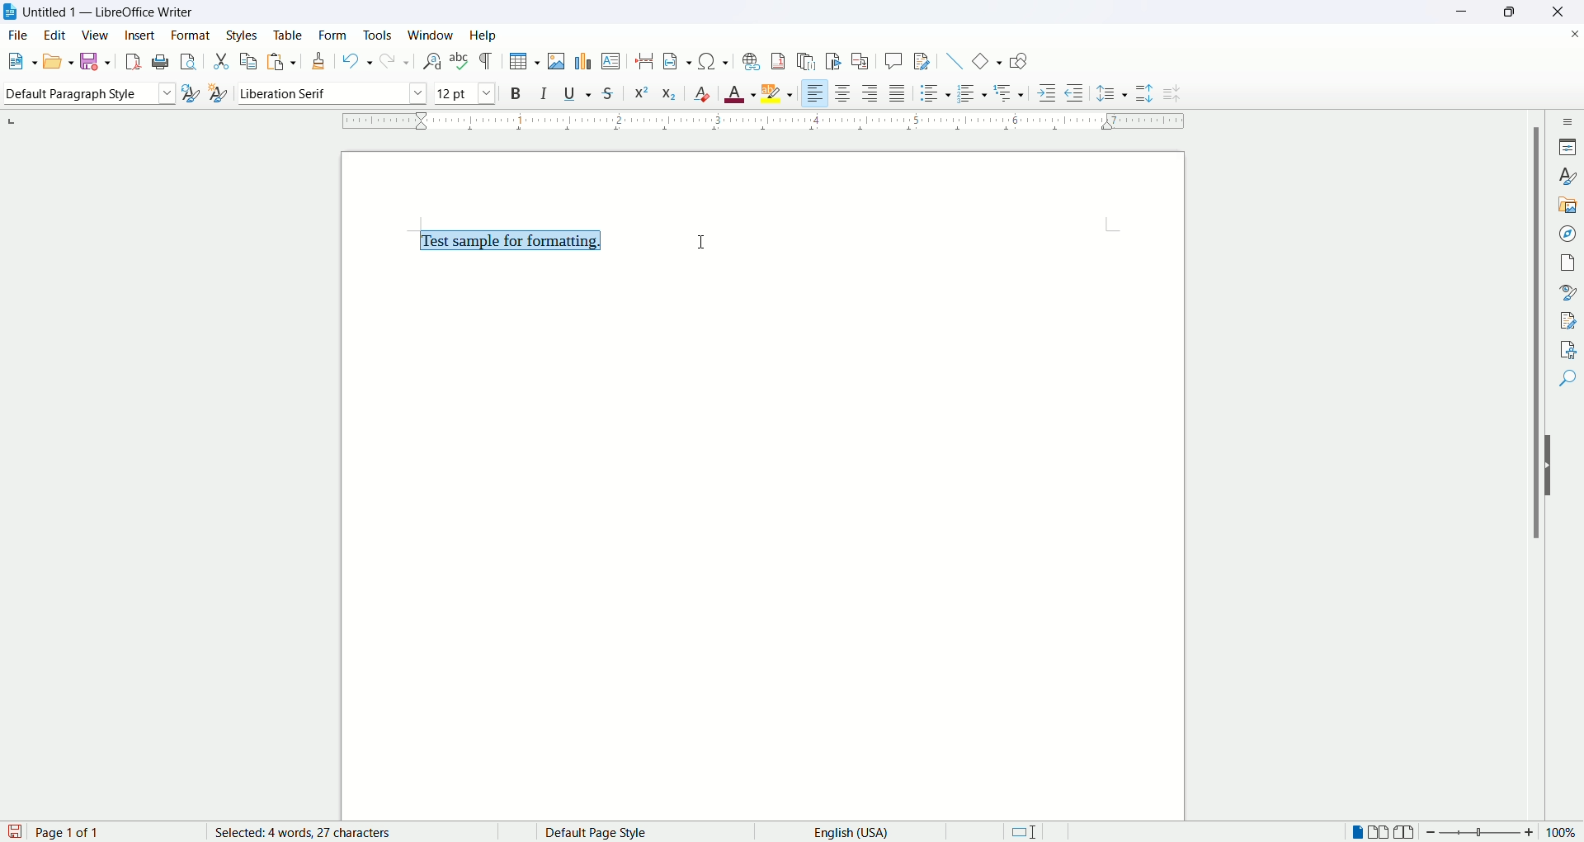 Image resolution: width=1584 pixels, height=842 pixels. I want to click on insert field, so click(675, 62).